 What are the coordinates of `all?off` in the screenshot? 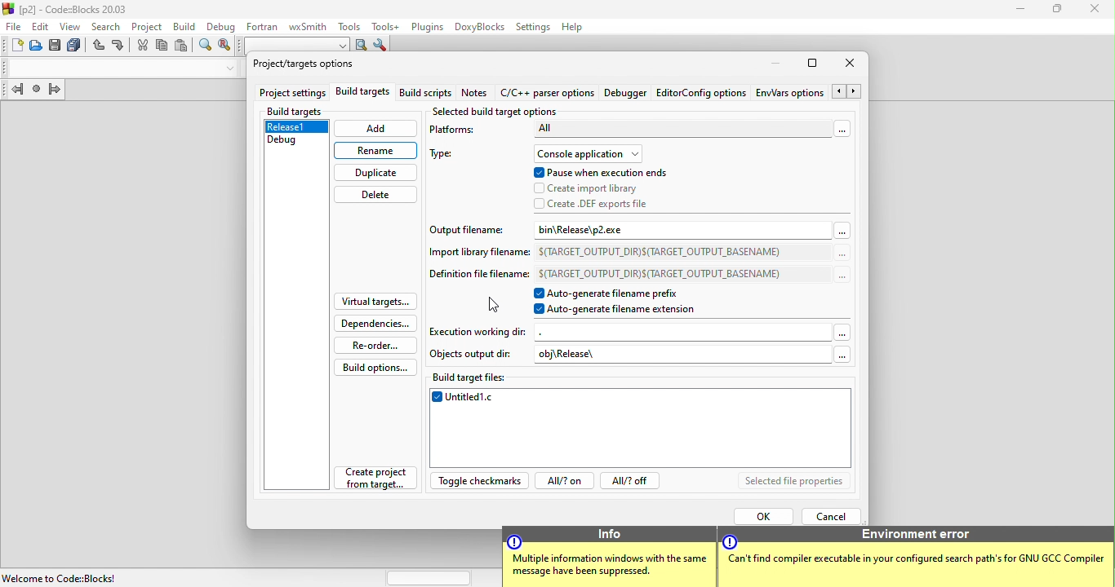 It's located at (633, 482).